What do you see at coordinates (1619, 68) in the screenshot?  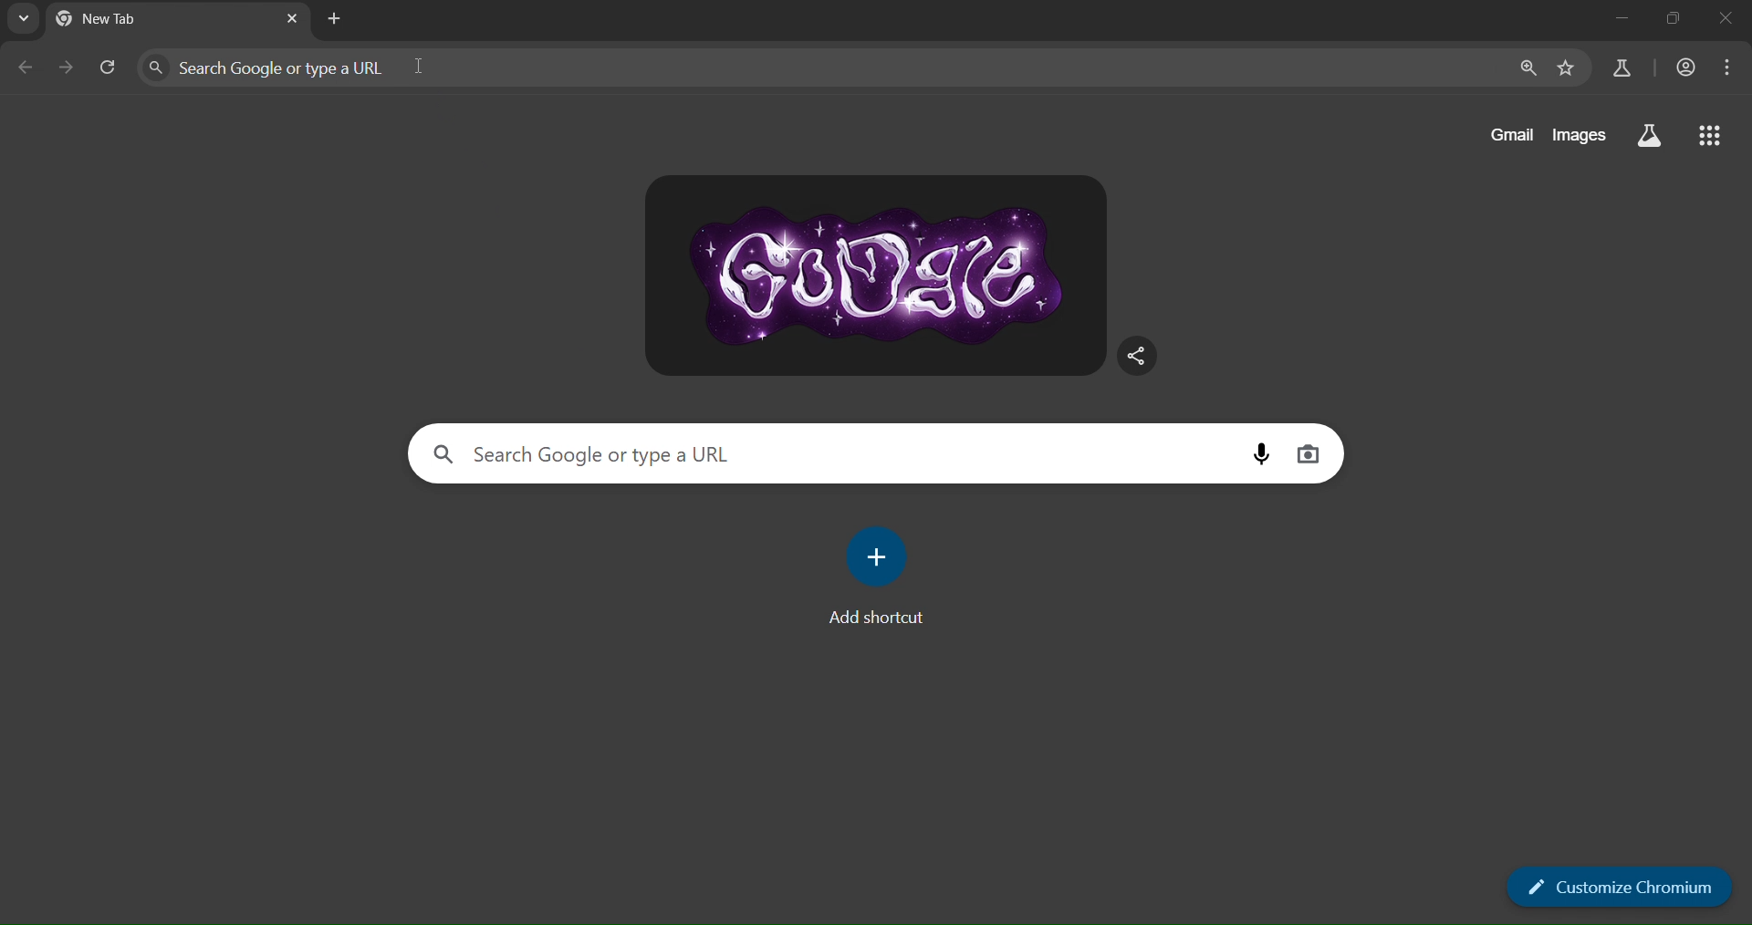 I see `search labs` at bounding box center [1619, 68].